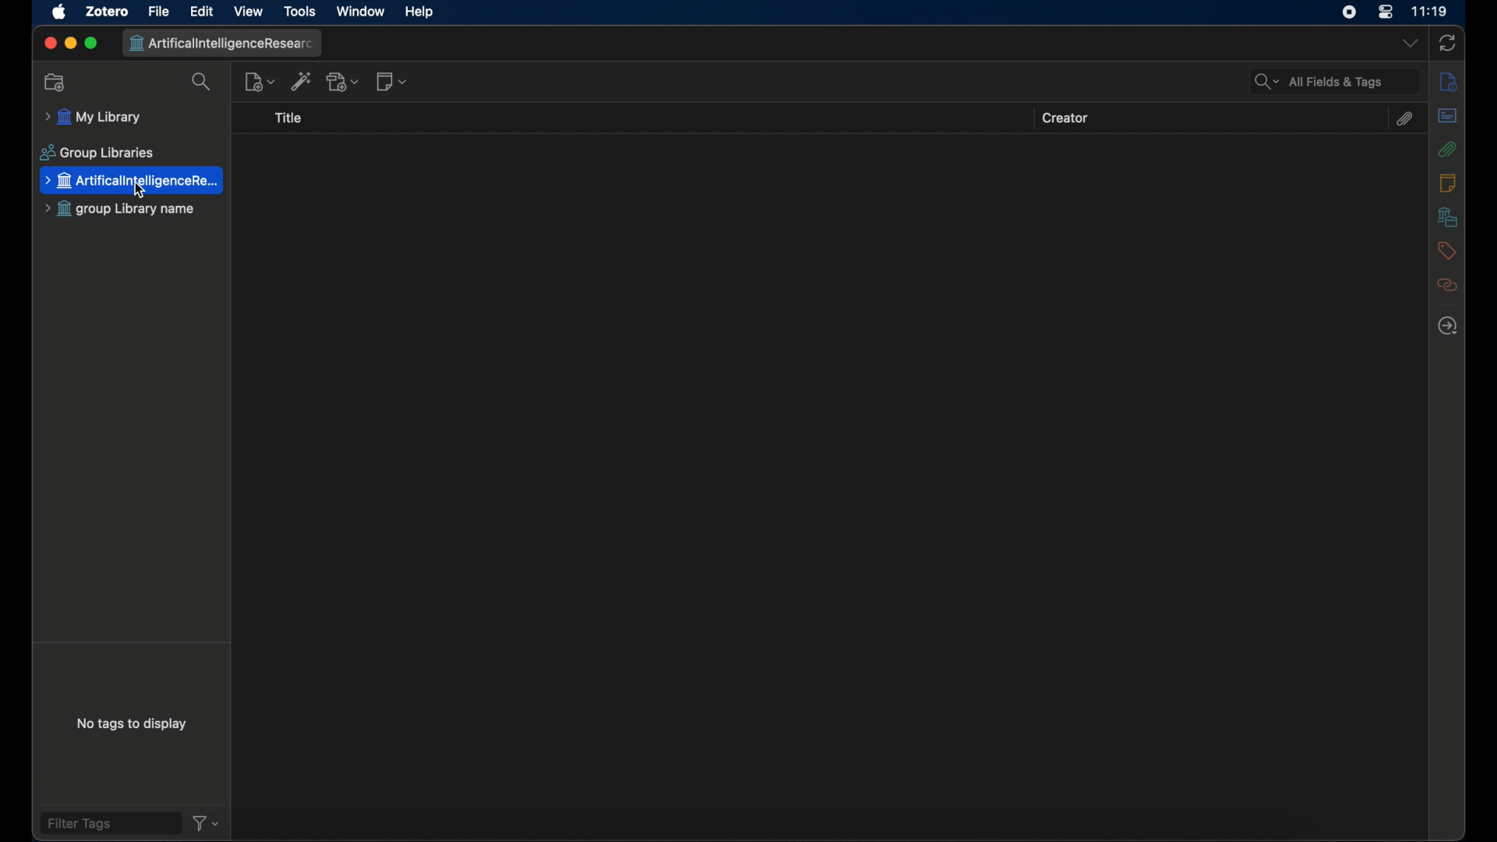 Image resolution: width=1497 pixels, height=842 pixels. I want to click on filter dropdown, so click(206, 823).